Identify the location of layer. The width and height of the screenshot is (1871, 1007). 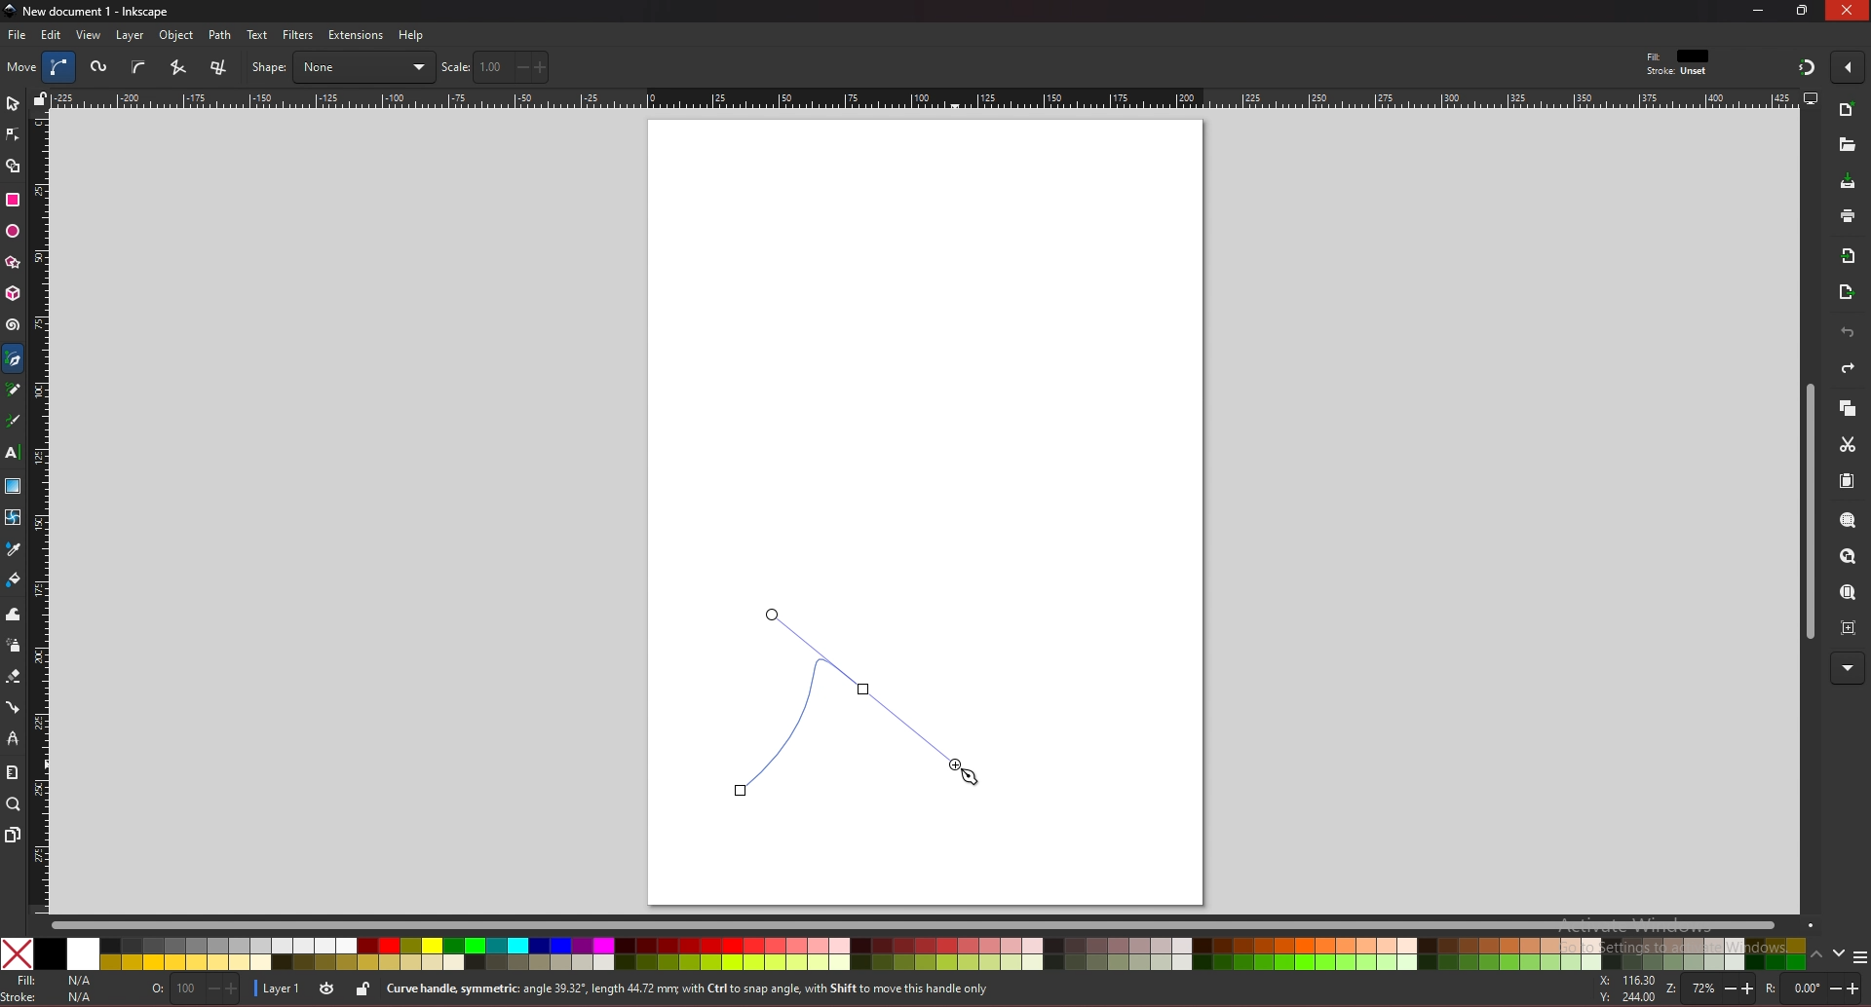
(130, 35).